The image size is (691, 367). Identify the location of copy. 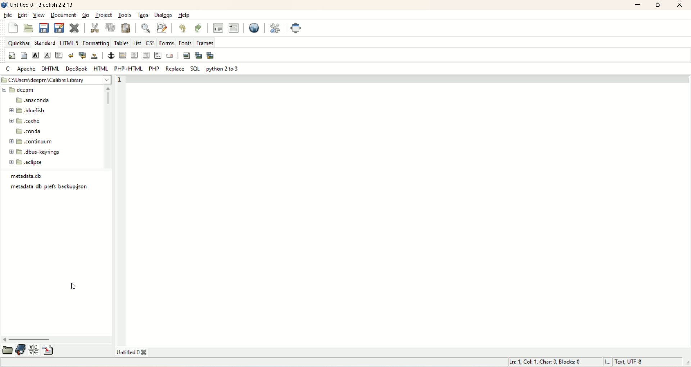
(110, 28).